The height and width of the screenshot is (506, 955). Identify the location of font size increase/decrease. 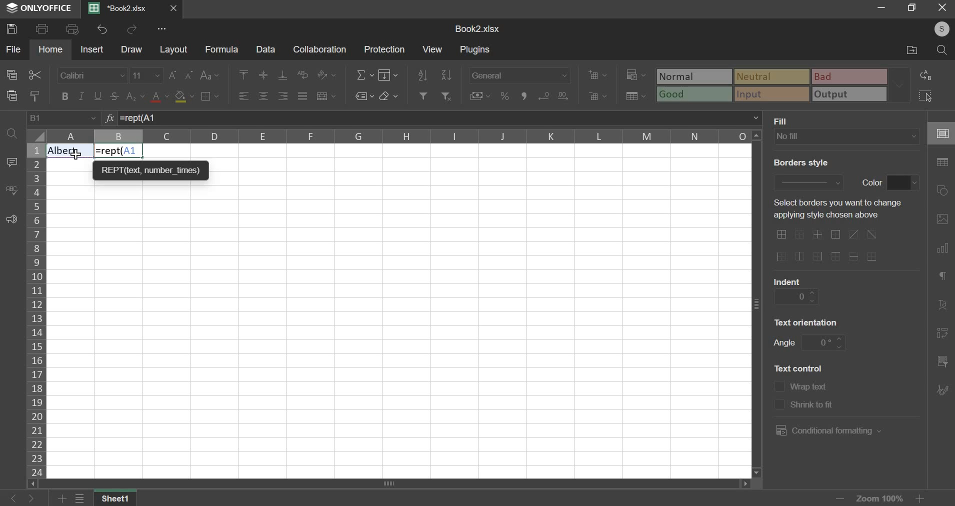
(181, 75).